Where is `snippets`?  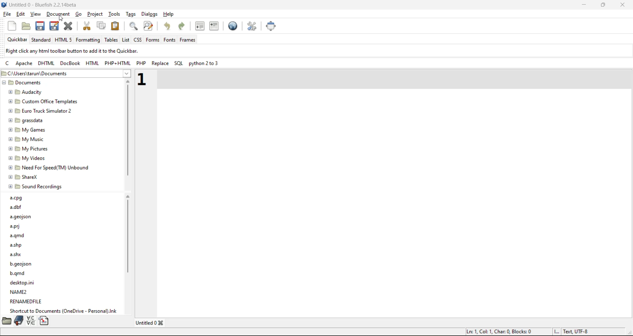 snippets is located at coordinates (44, 321).